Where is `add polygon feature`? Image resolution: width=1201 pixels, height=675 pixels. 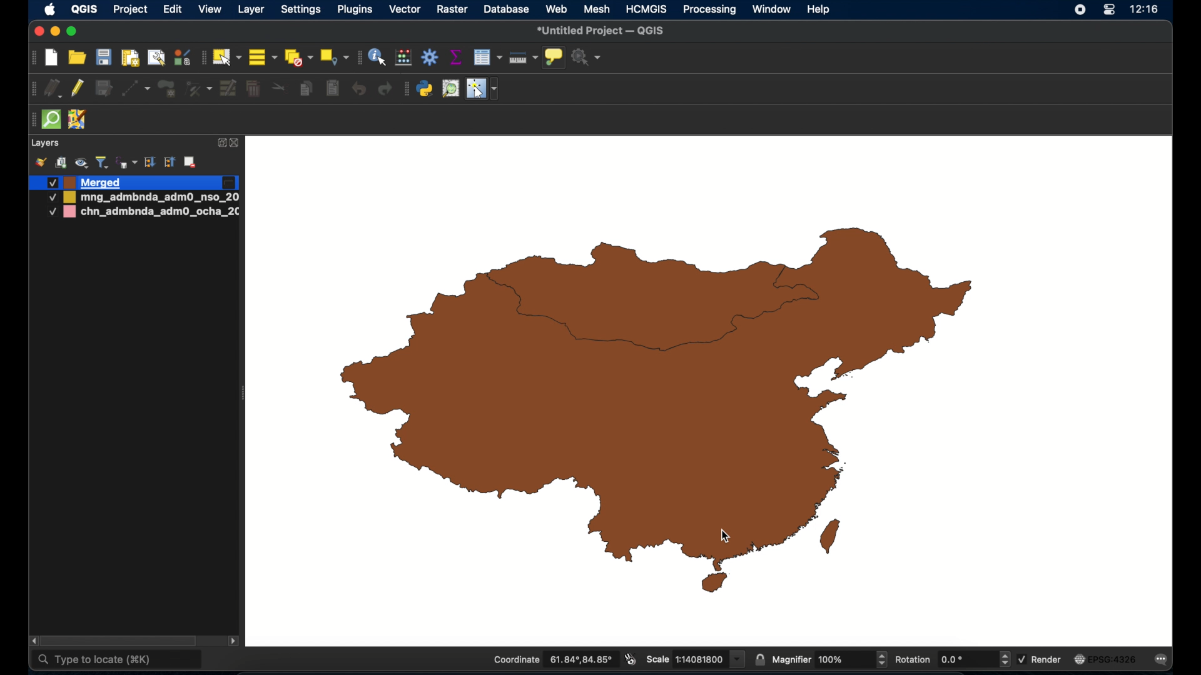
add polygon feature is located at coordinates (167, 89).